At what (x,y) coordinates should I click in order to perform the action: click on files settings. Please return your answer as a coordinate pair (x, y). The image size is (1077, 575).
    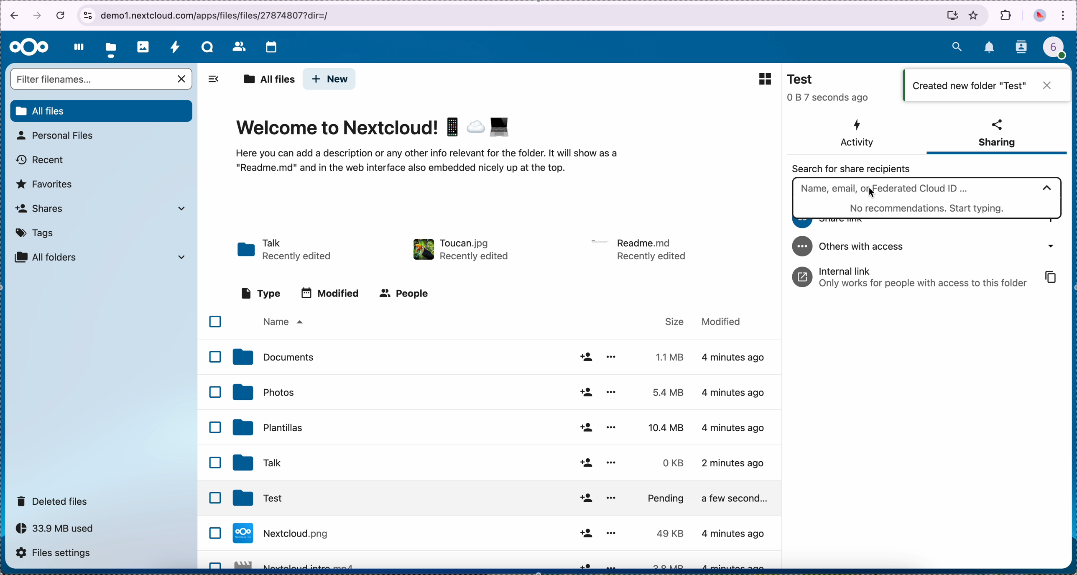
    Looking at the image, I should click on (58, 554).